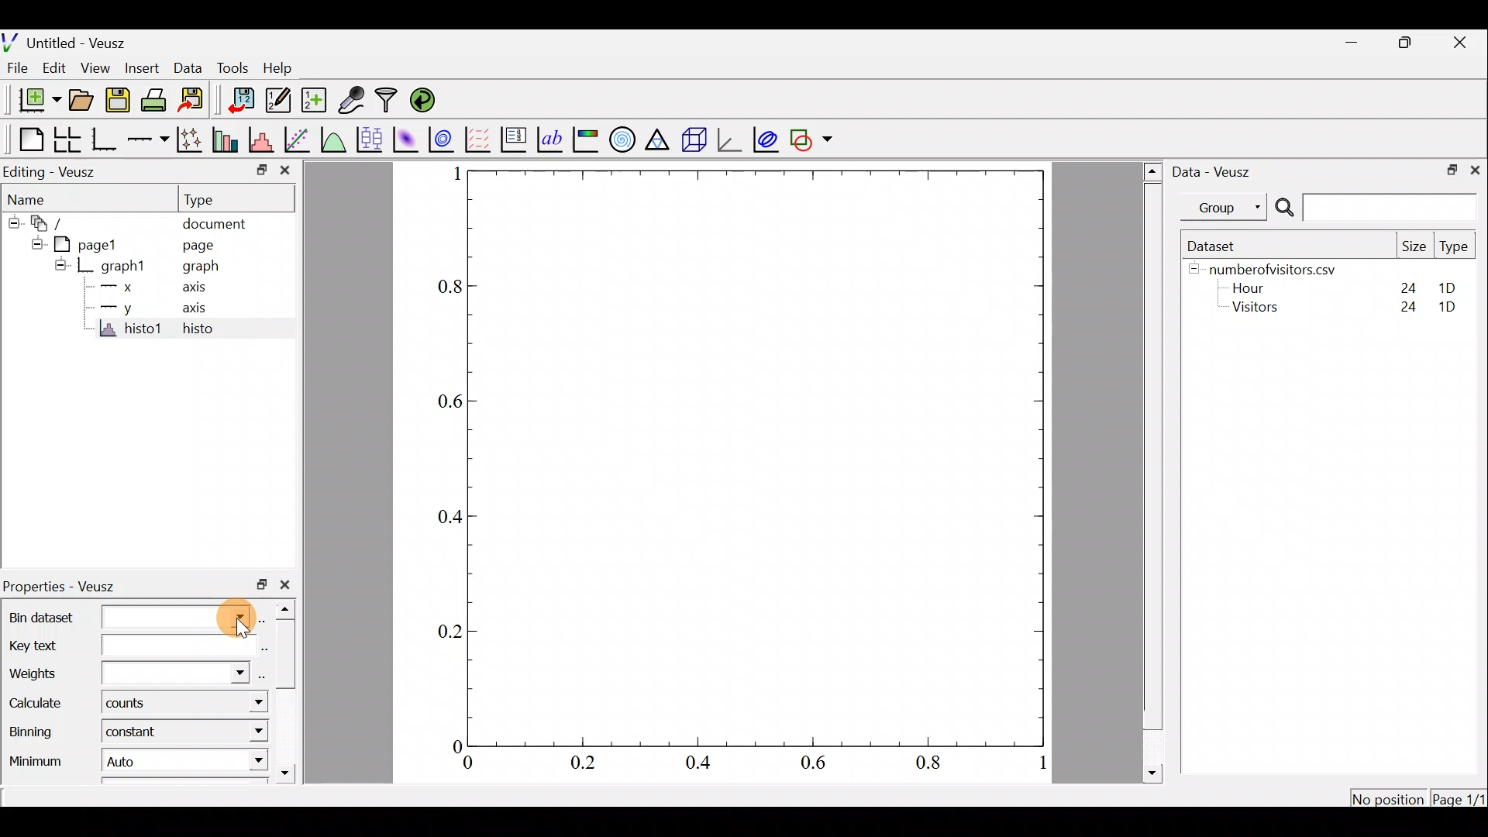 This screenshot has width=1488, height=837. Describe the element at coordinates (92, 245) in the screenshot. I see `page1` at that location.